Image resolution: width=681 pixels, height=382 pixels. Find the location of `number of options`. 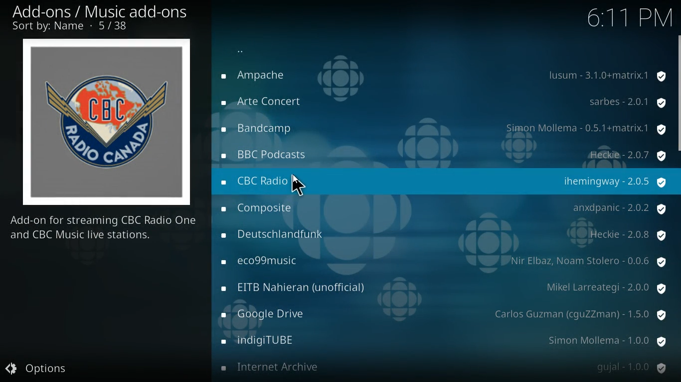

number of options is located at coordinates (118, 27).